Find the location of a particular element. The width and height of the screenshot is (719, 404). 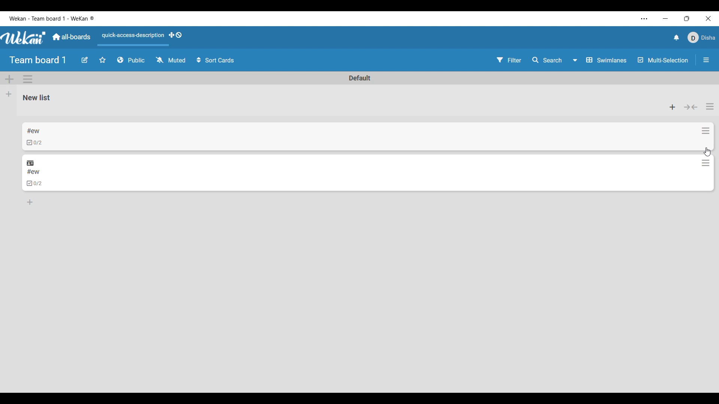

Quick access description is located at coordinates (131, 39).